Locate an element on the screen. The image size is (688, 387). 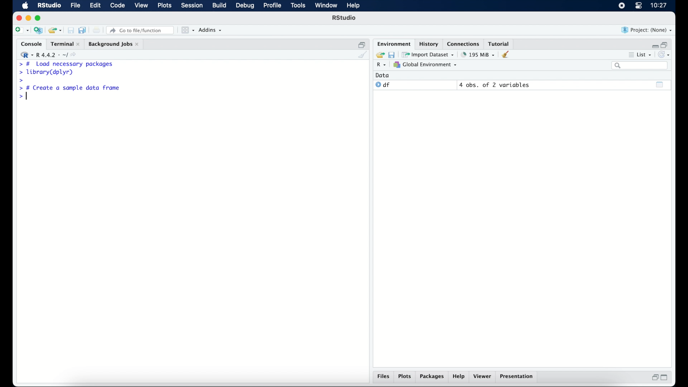
list is located at coordinates (639, 56).